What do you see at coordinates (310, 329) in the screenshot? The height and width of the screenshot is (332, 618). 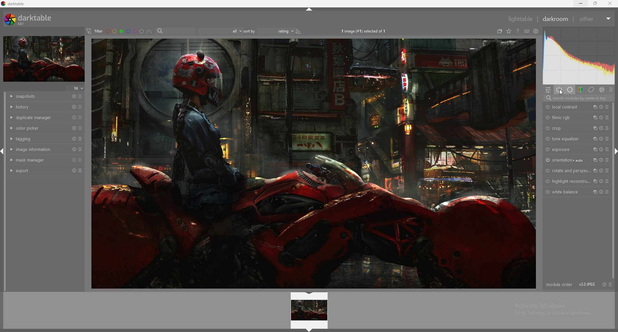 I see `hide` at bounding box center [310, 329].